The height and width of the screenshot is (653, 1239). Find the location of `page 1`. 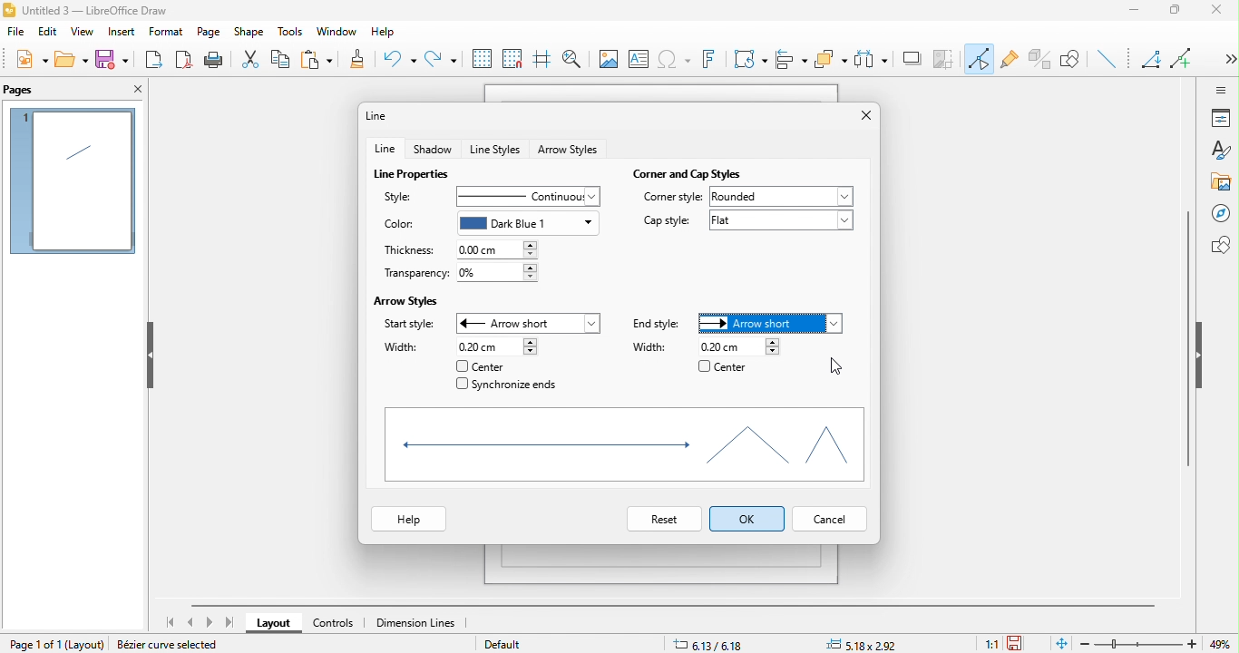

page 1 is located at coordinates (73, 181).